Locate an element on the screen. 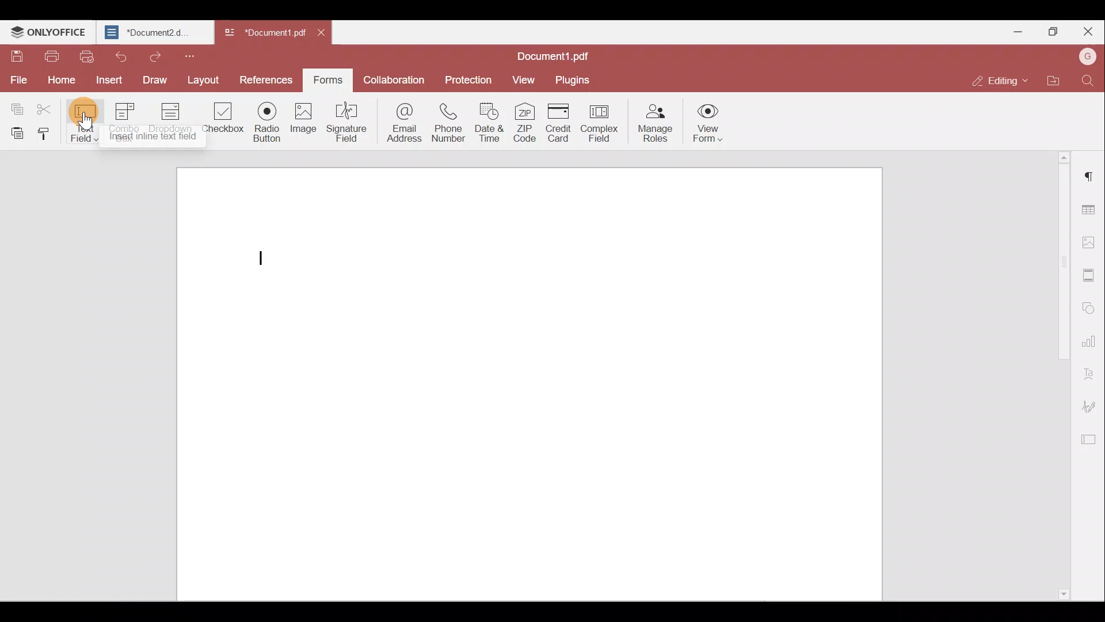 This screenshot has height=622, width=1105. File is located at coordinates (17, 79).